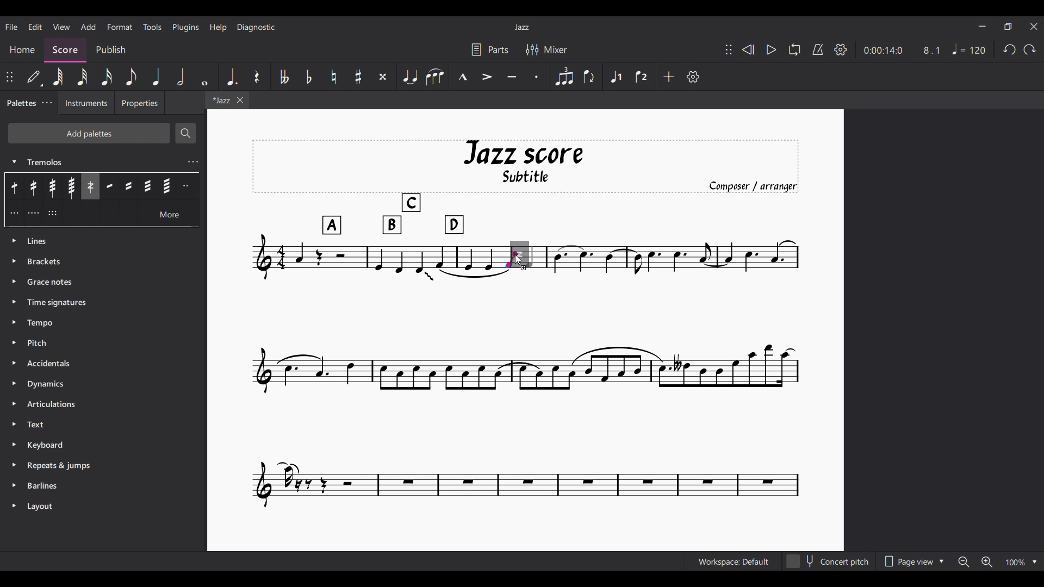 This screenshot has width=1044, height=587. Describe the element at coordinates (104, 283) in the screenshot. I see `Grace notes` at that location.